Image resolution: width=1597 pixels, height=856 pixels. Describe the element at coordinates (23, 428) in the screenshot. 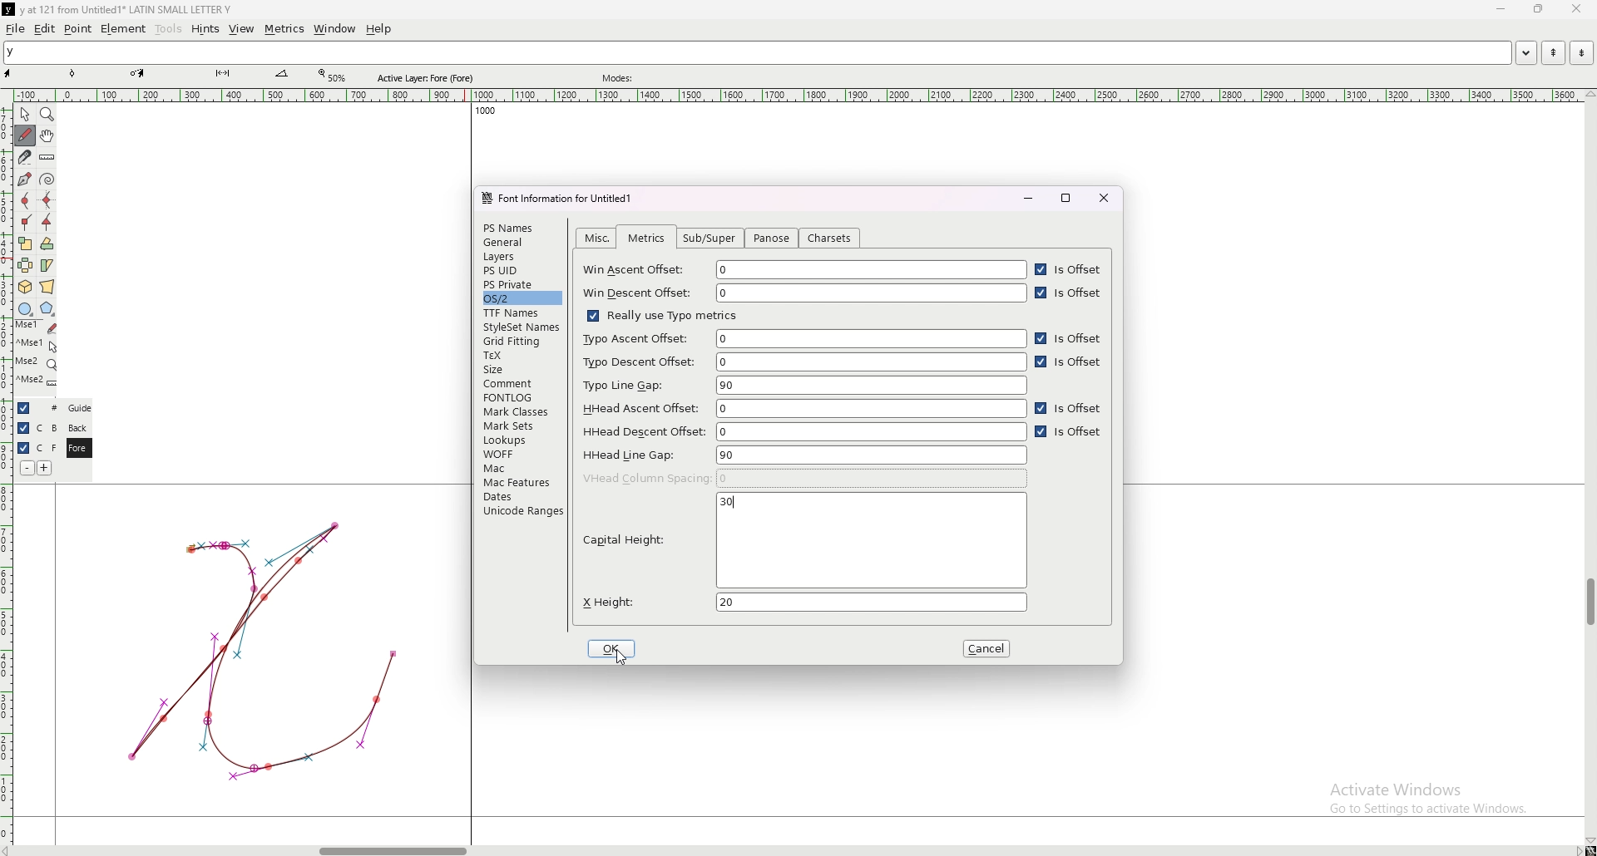

I see `hide layer` at that location.